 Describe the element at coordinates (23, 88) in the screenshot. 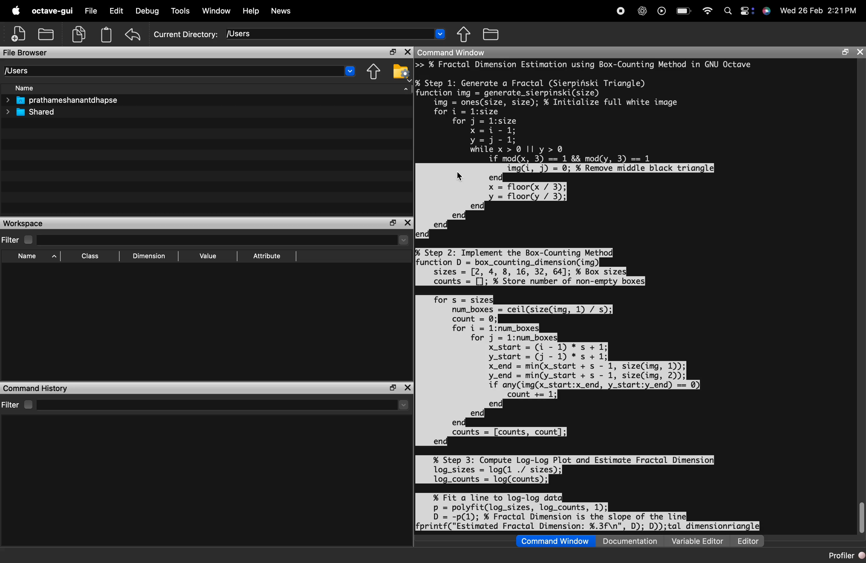

I see `Name` at that location.